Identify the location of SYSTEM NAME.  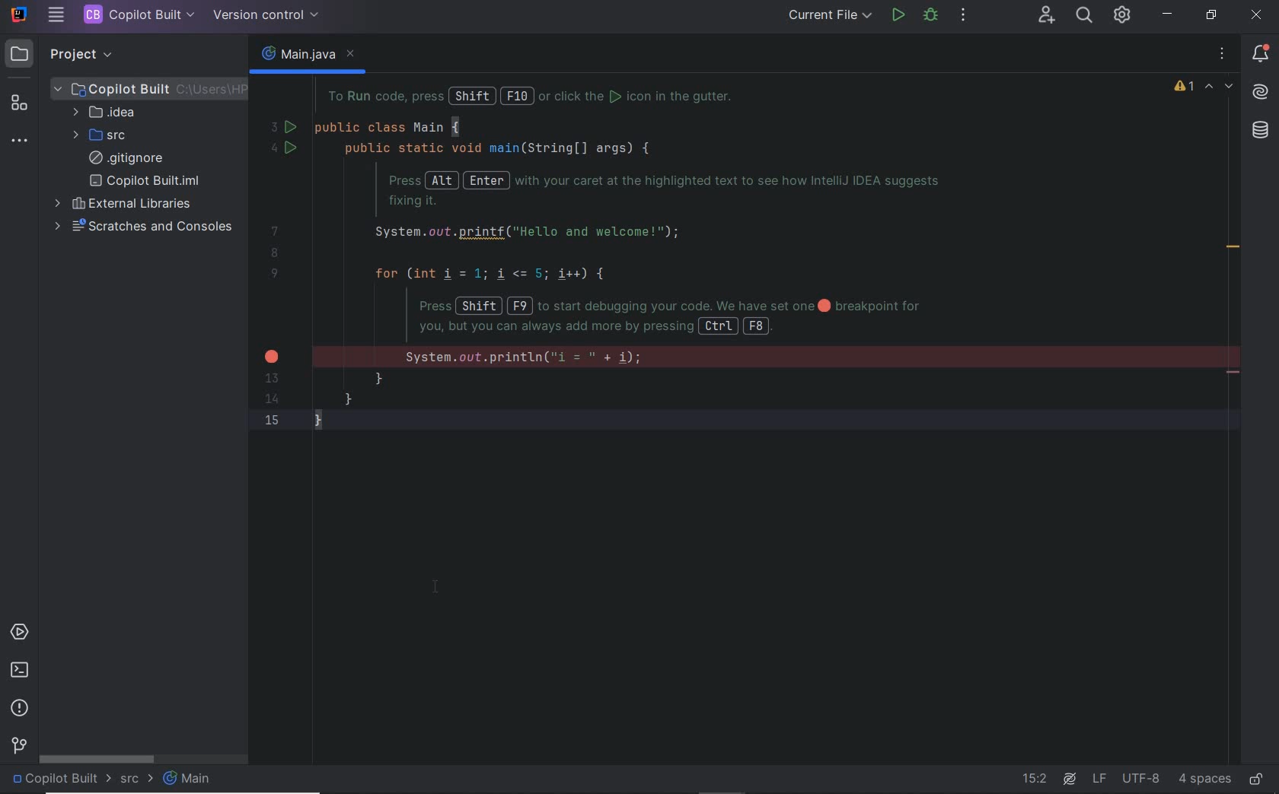
(18, 15).